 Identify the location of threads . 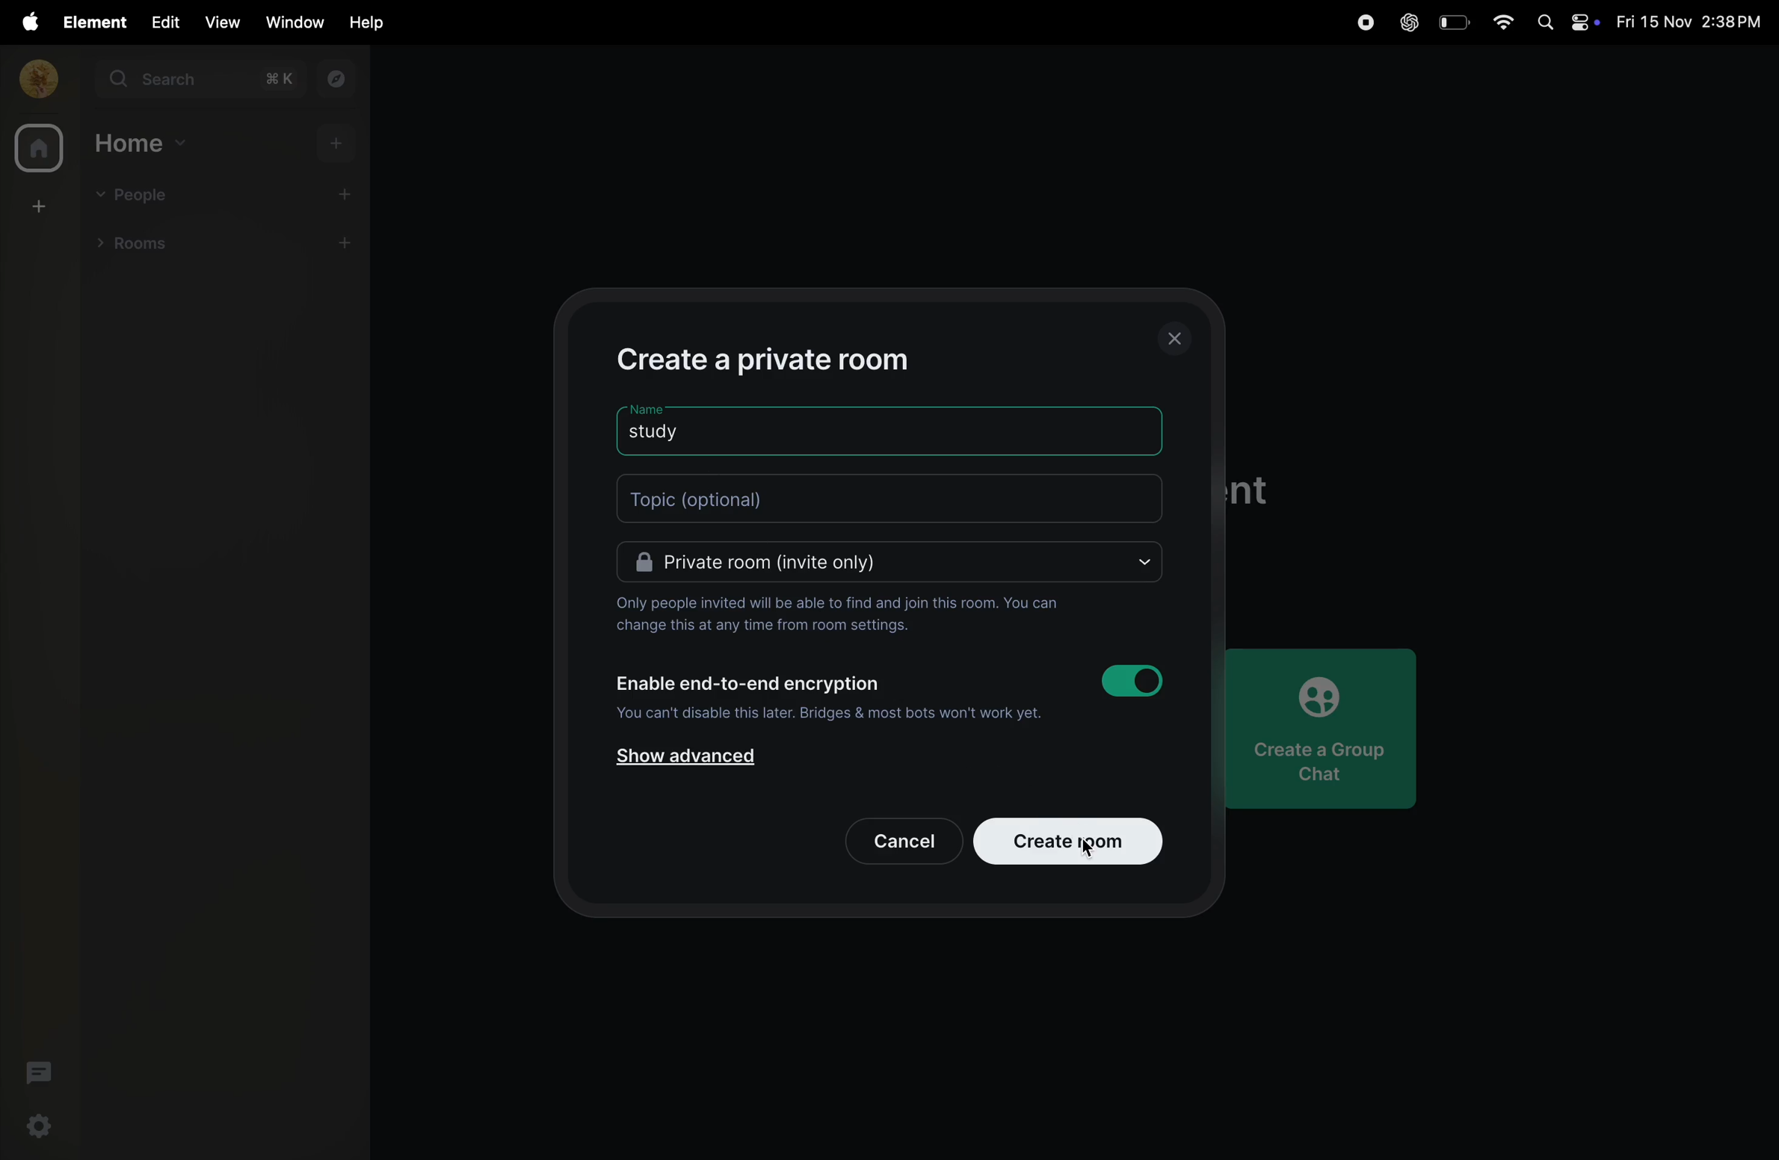
(37, 1070).